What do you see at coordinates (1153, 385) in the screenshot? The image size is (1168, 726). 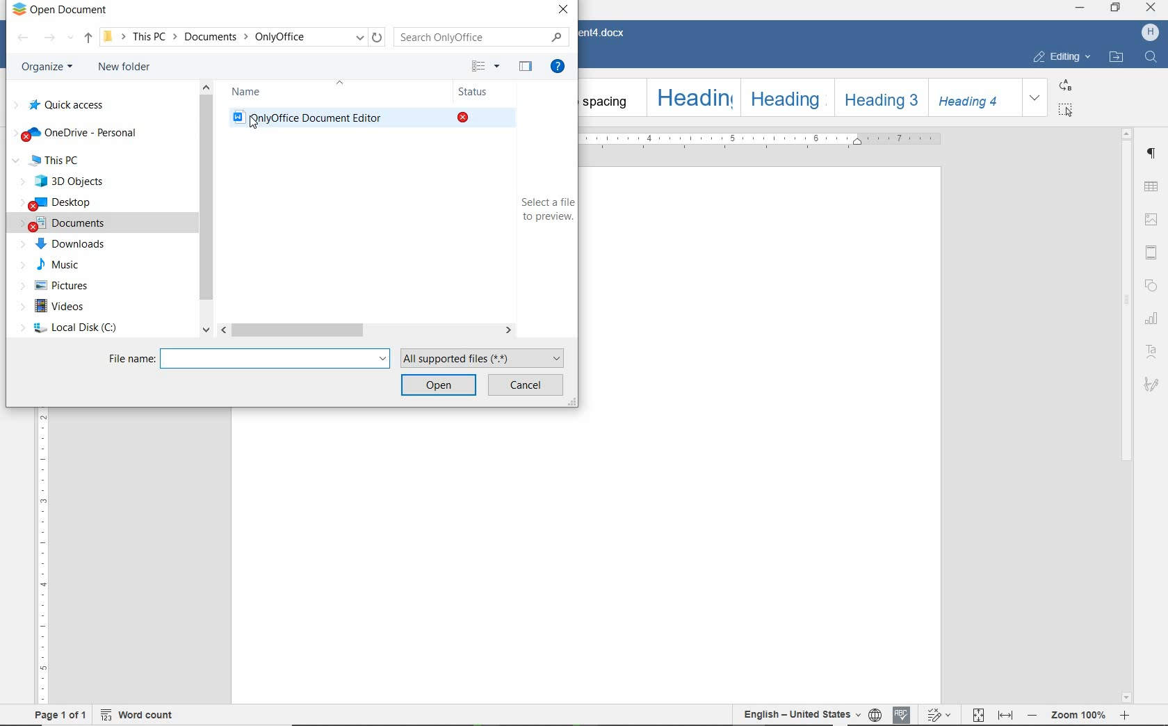 I see `Signature` at bounding box center [1153, 385].